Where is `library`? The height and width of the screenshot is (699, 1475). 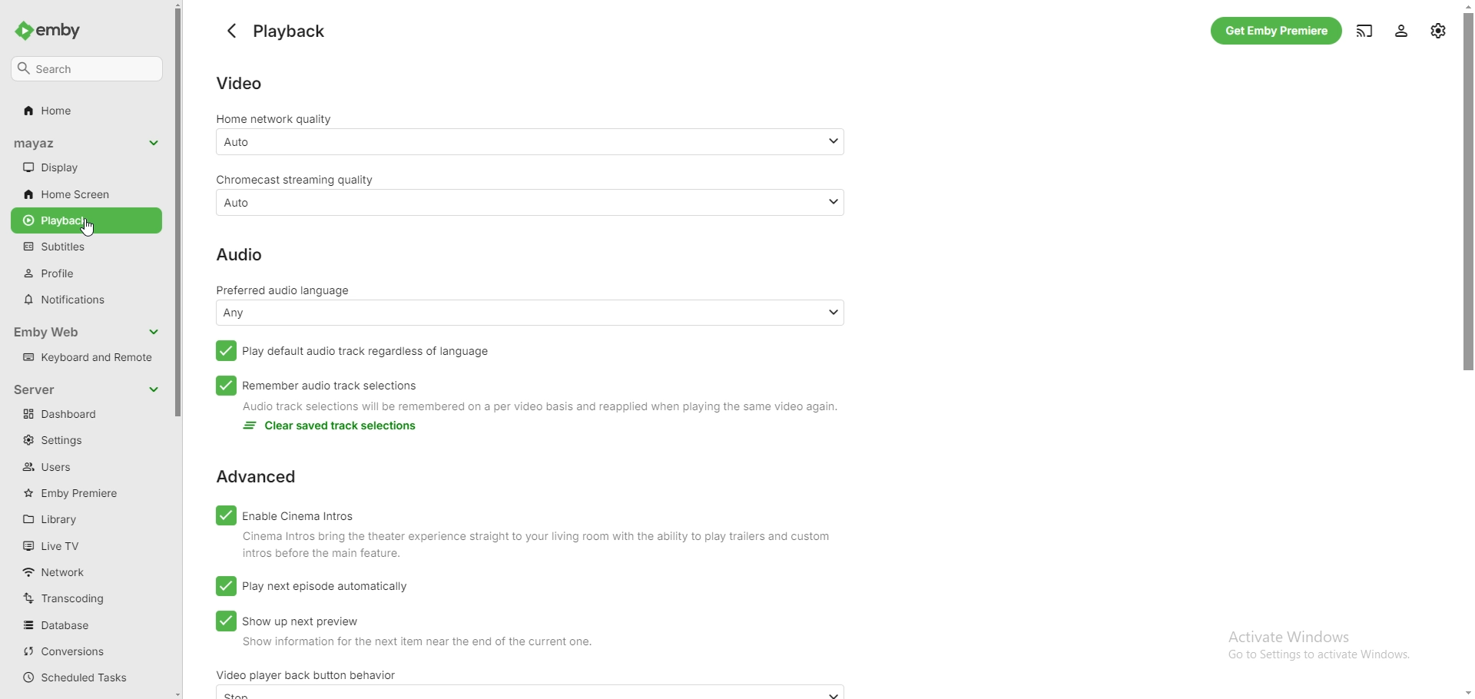
library is located at coordinates (84, 518).